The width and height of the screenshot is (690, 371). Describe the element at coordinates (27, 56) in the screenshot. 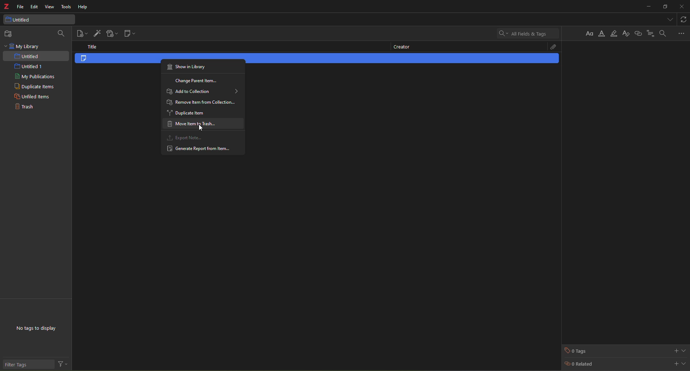

I see `untited` at that location.